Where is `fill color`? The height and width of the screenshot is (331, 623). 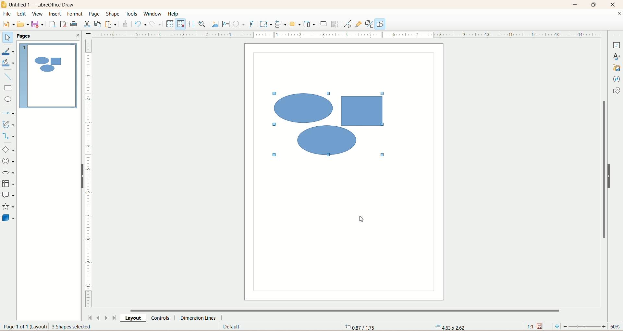
fill color is located at coordinates (9, 63).